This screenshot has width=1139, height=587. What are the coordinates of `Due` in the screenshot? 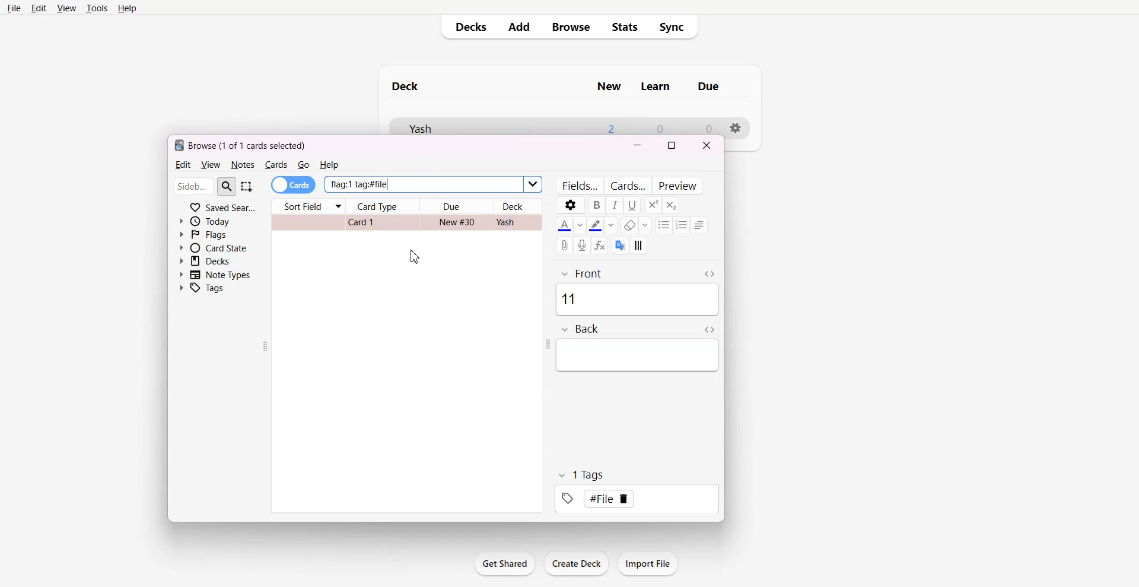 It's located at (715, 87).